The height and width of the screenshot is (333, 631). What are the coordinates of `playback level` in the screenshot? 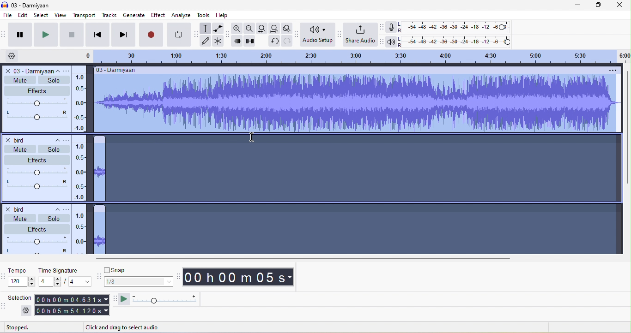 It's located at (456, 42).